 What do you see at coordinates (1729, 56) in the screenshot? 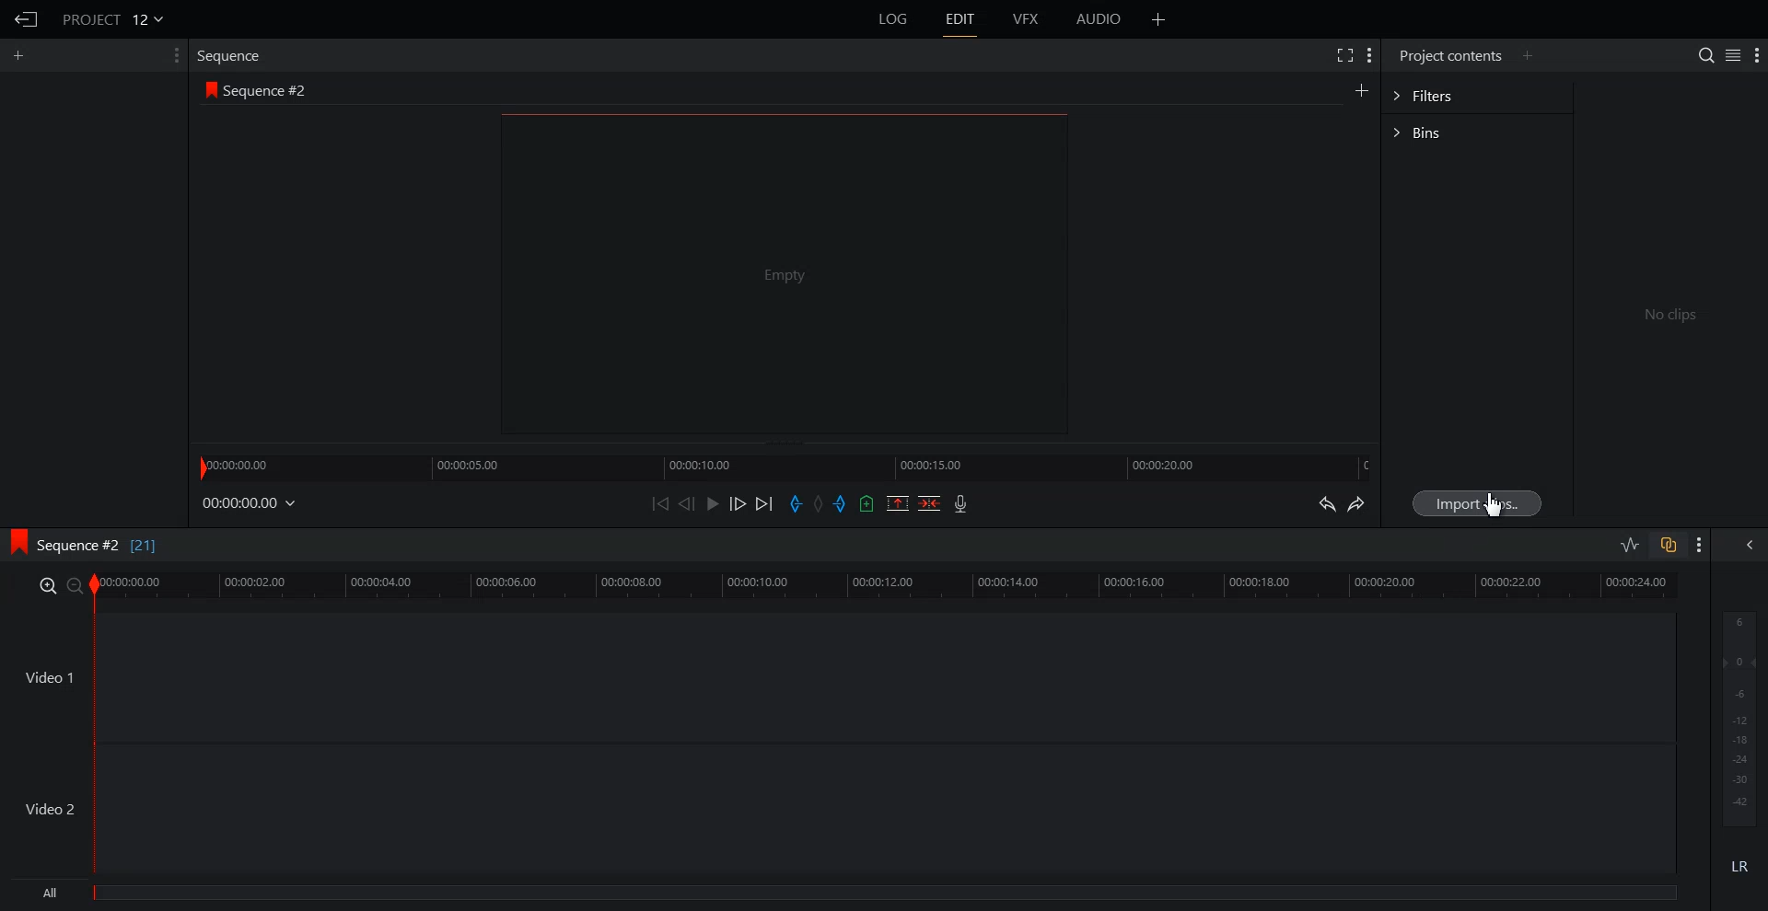
I see `Toggle between list and tile view` at bounding box center [1729, 56].